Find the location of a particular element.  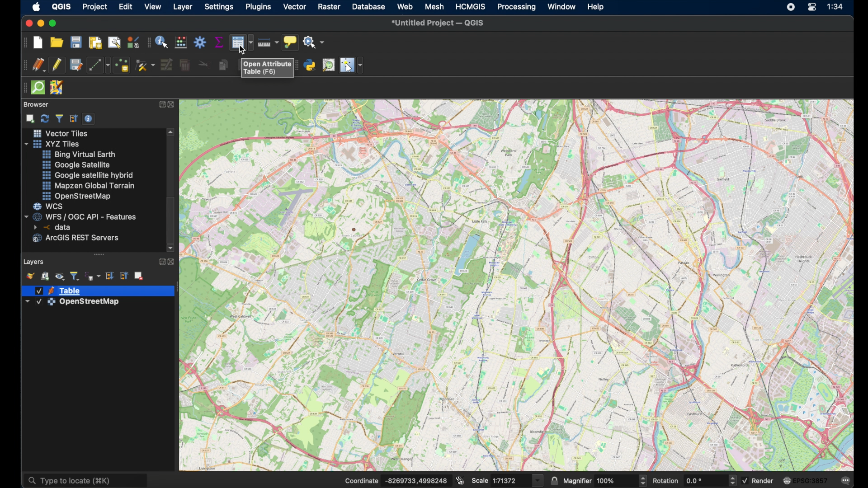

identify feature is located at coordinates (161, 43).